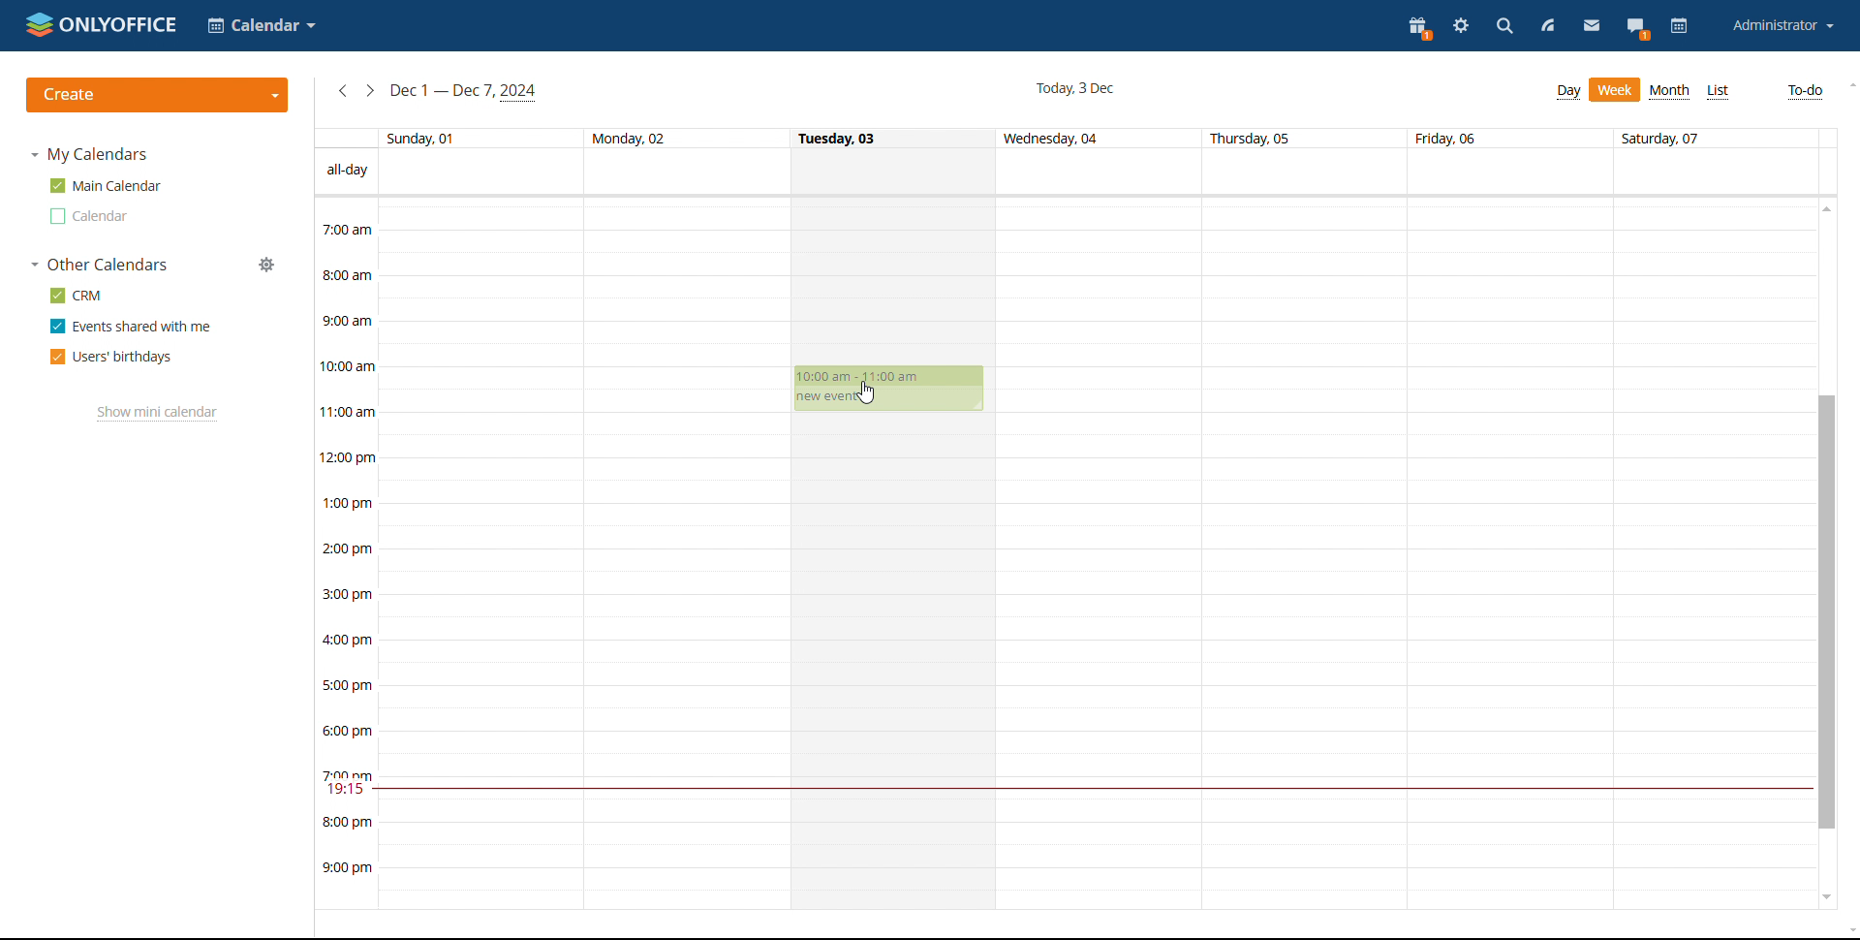  What do you see at coordinates (352, 366) in the screenshot?
I see `10:00 am` at bounding box center [352, 366].